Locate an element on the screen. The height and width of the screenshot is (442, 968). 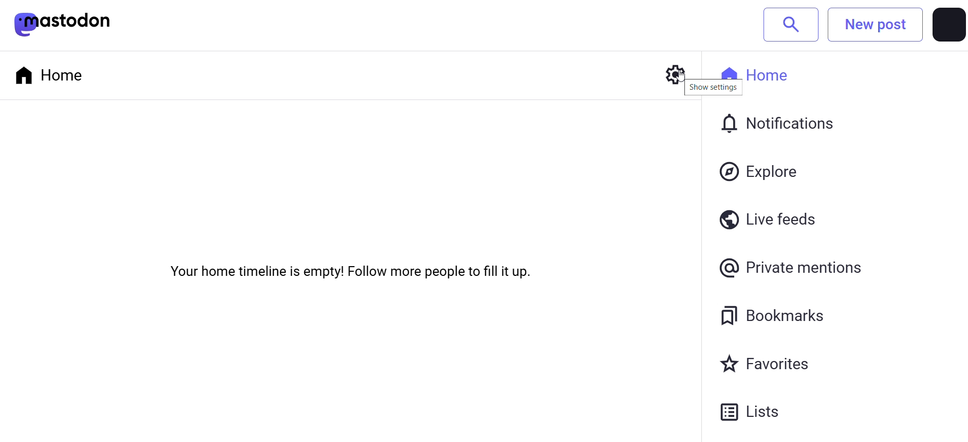
bookmarks is located at coordinates (777, 317).